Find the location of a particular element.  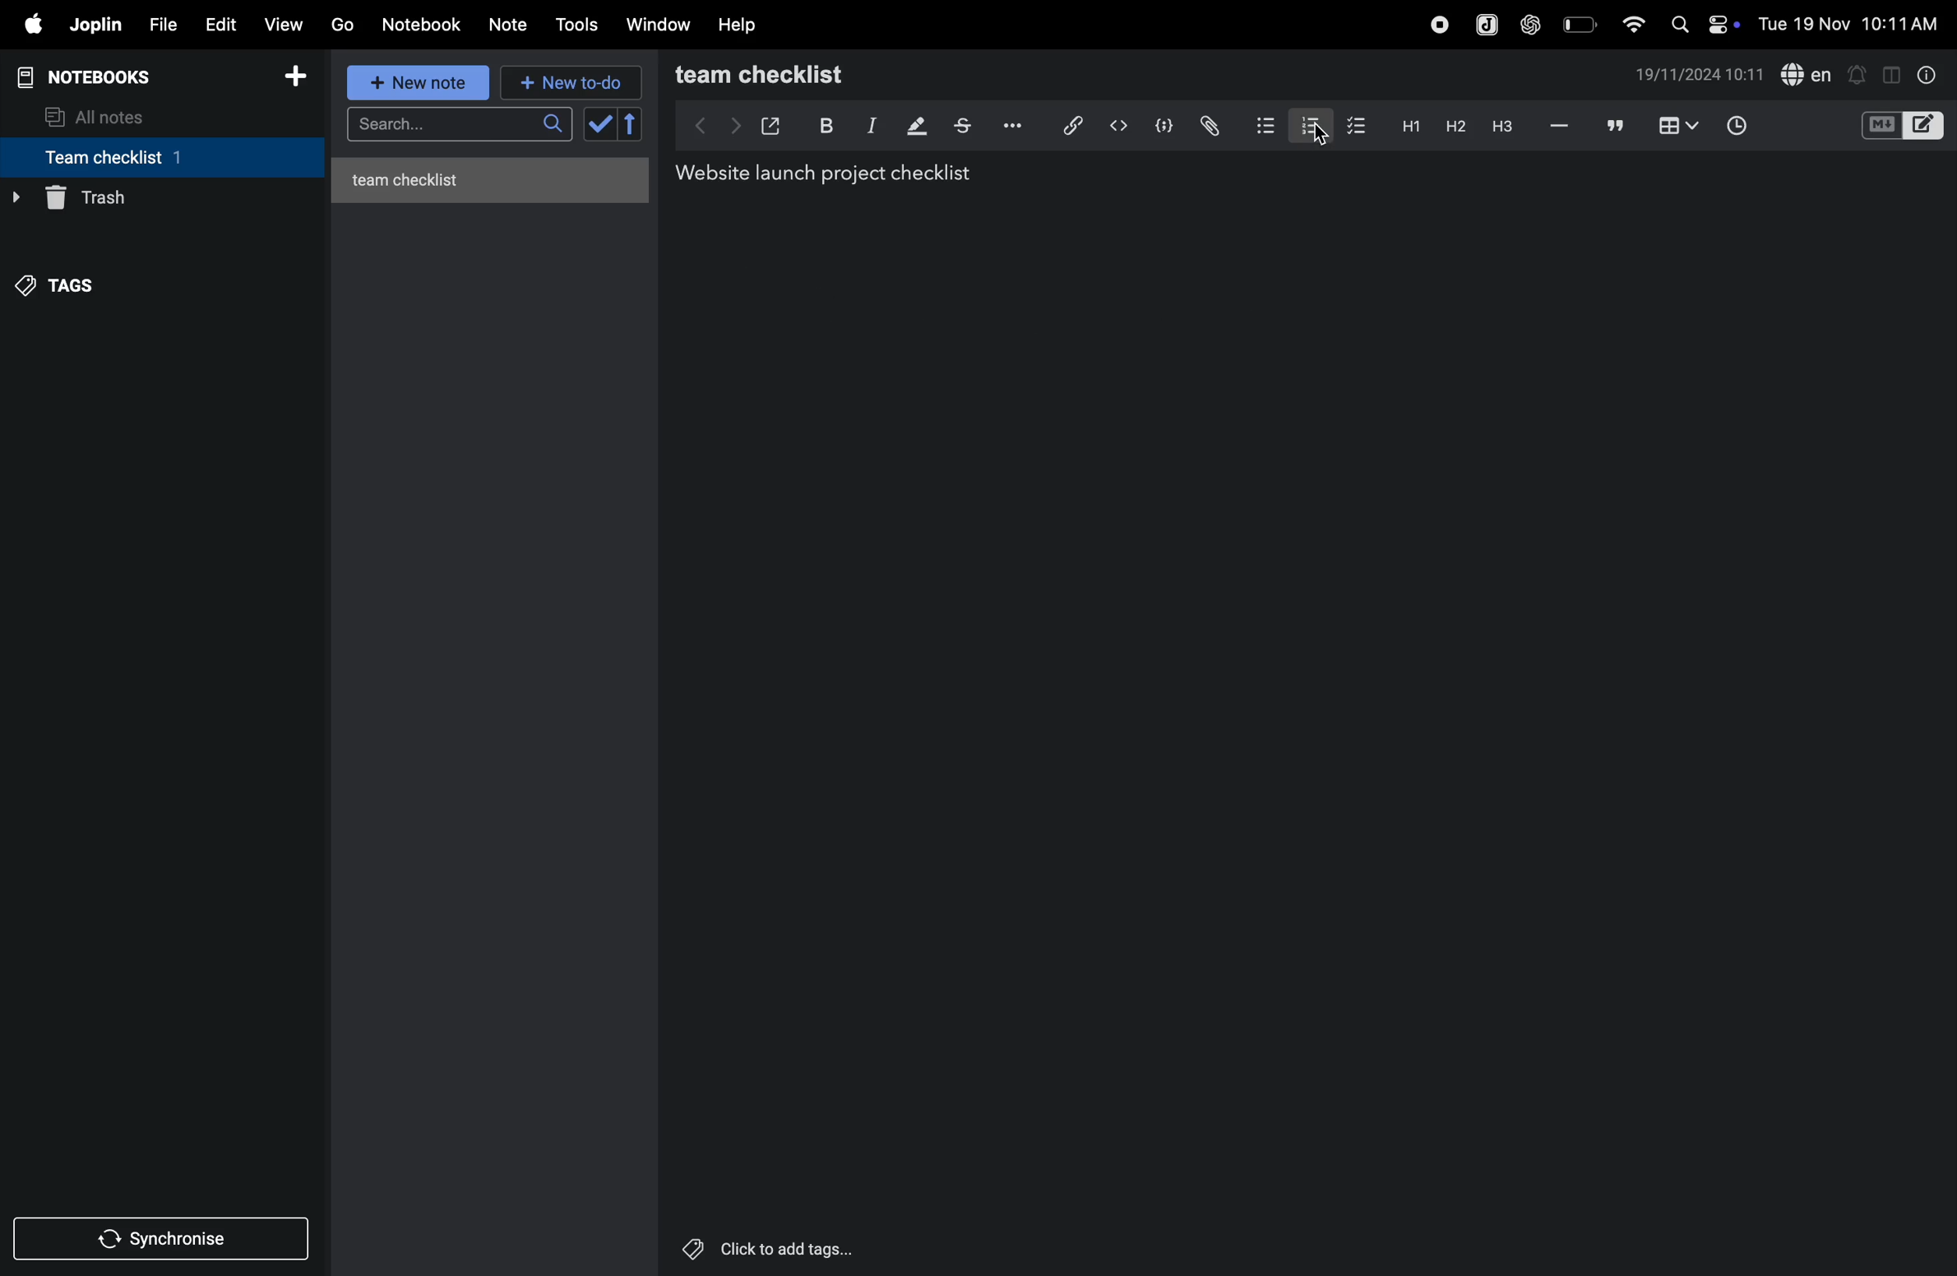

M+ is located at coordinates (1880, 126).